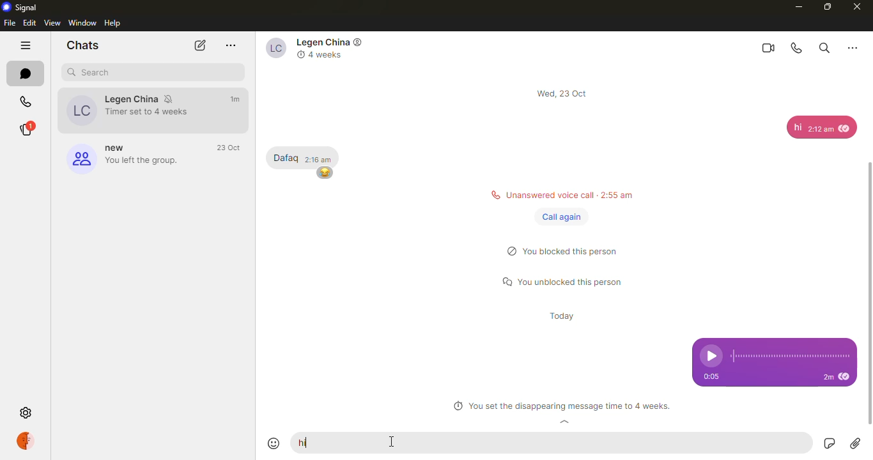  I want to click on cursor, so click(394, 445).